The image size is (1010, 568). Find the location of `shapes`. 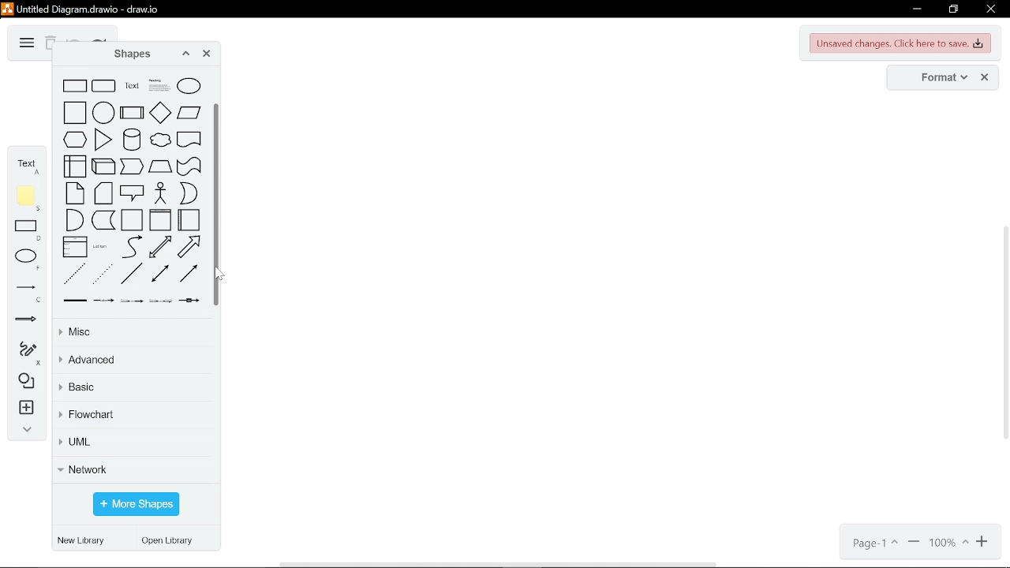

shapes is located at coordinates (128, 54).